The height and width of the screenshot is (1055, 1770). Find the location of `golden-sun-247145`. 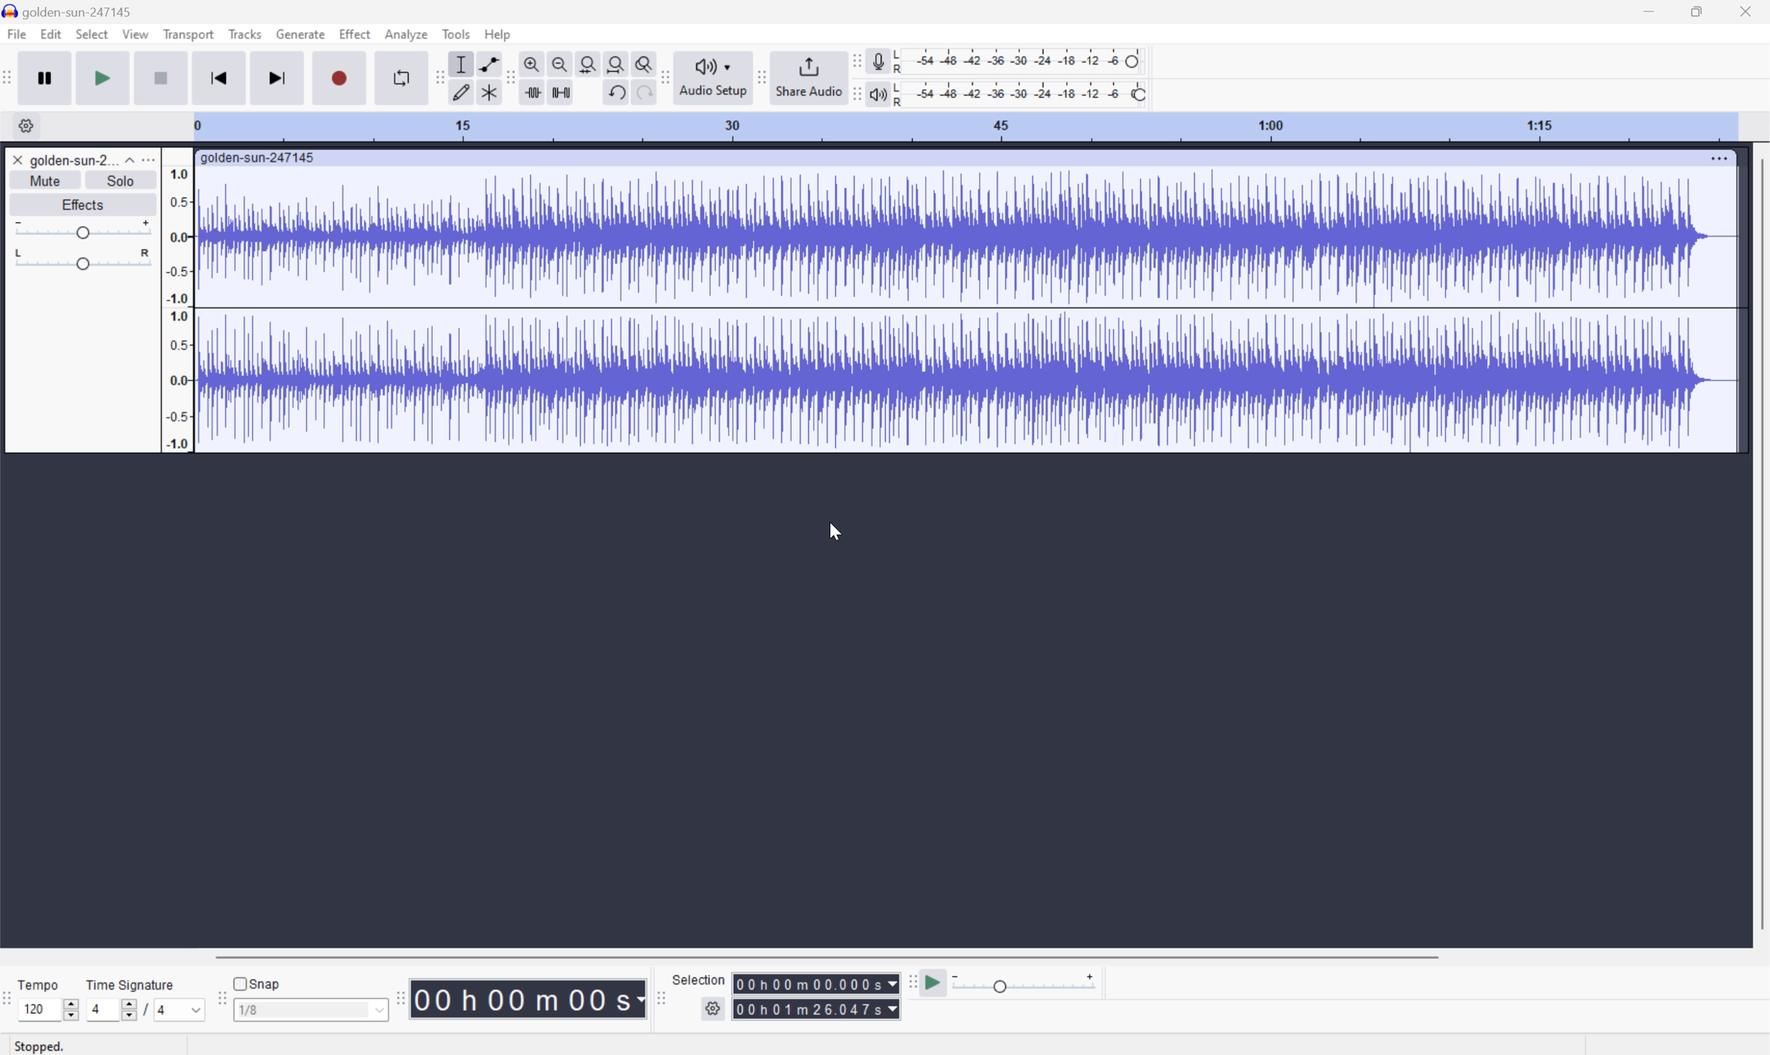

golden-sun-247145 is located at coordinates (258, 159).